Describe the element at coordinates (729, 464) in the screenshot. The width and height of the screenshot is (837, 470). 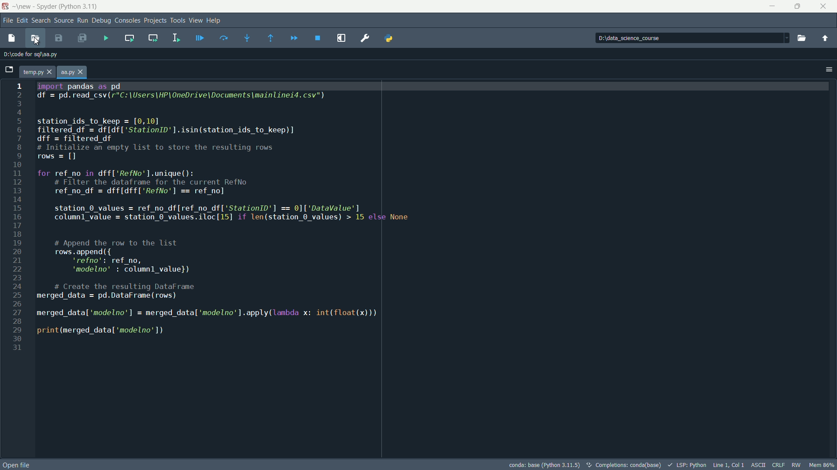
I see `cursor position` at that location.